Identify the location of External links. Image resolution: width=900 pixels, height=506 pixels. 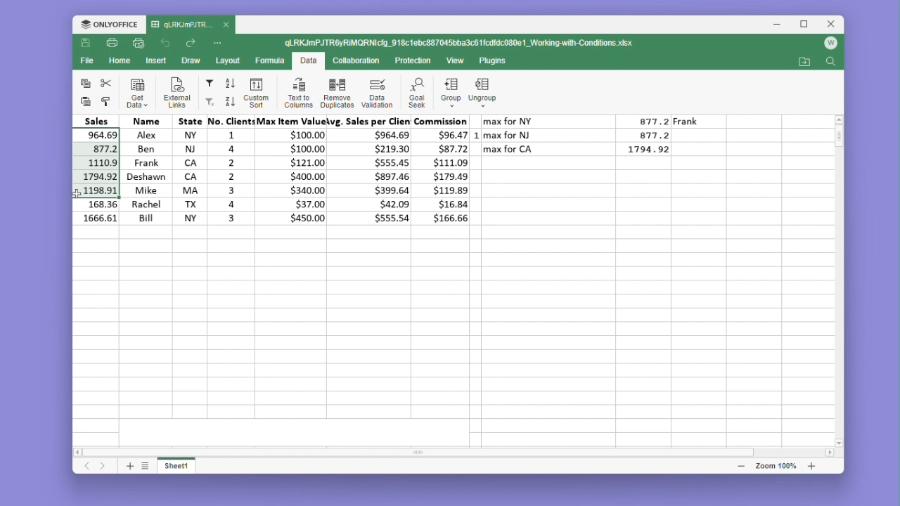
(174, 93).